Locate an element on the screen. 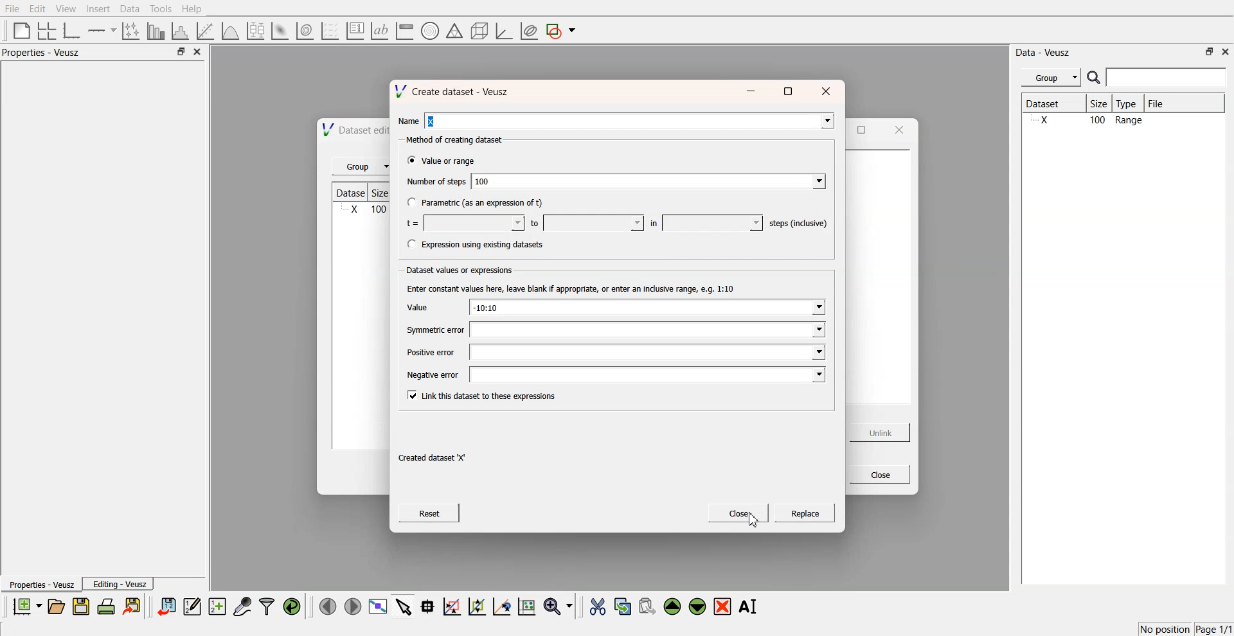 Image resolution: width=1234 pixels, height=636 pixels. Expression using existing datasets is located at coordinates (485, 245).